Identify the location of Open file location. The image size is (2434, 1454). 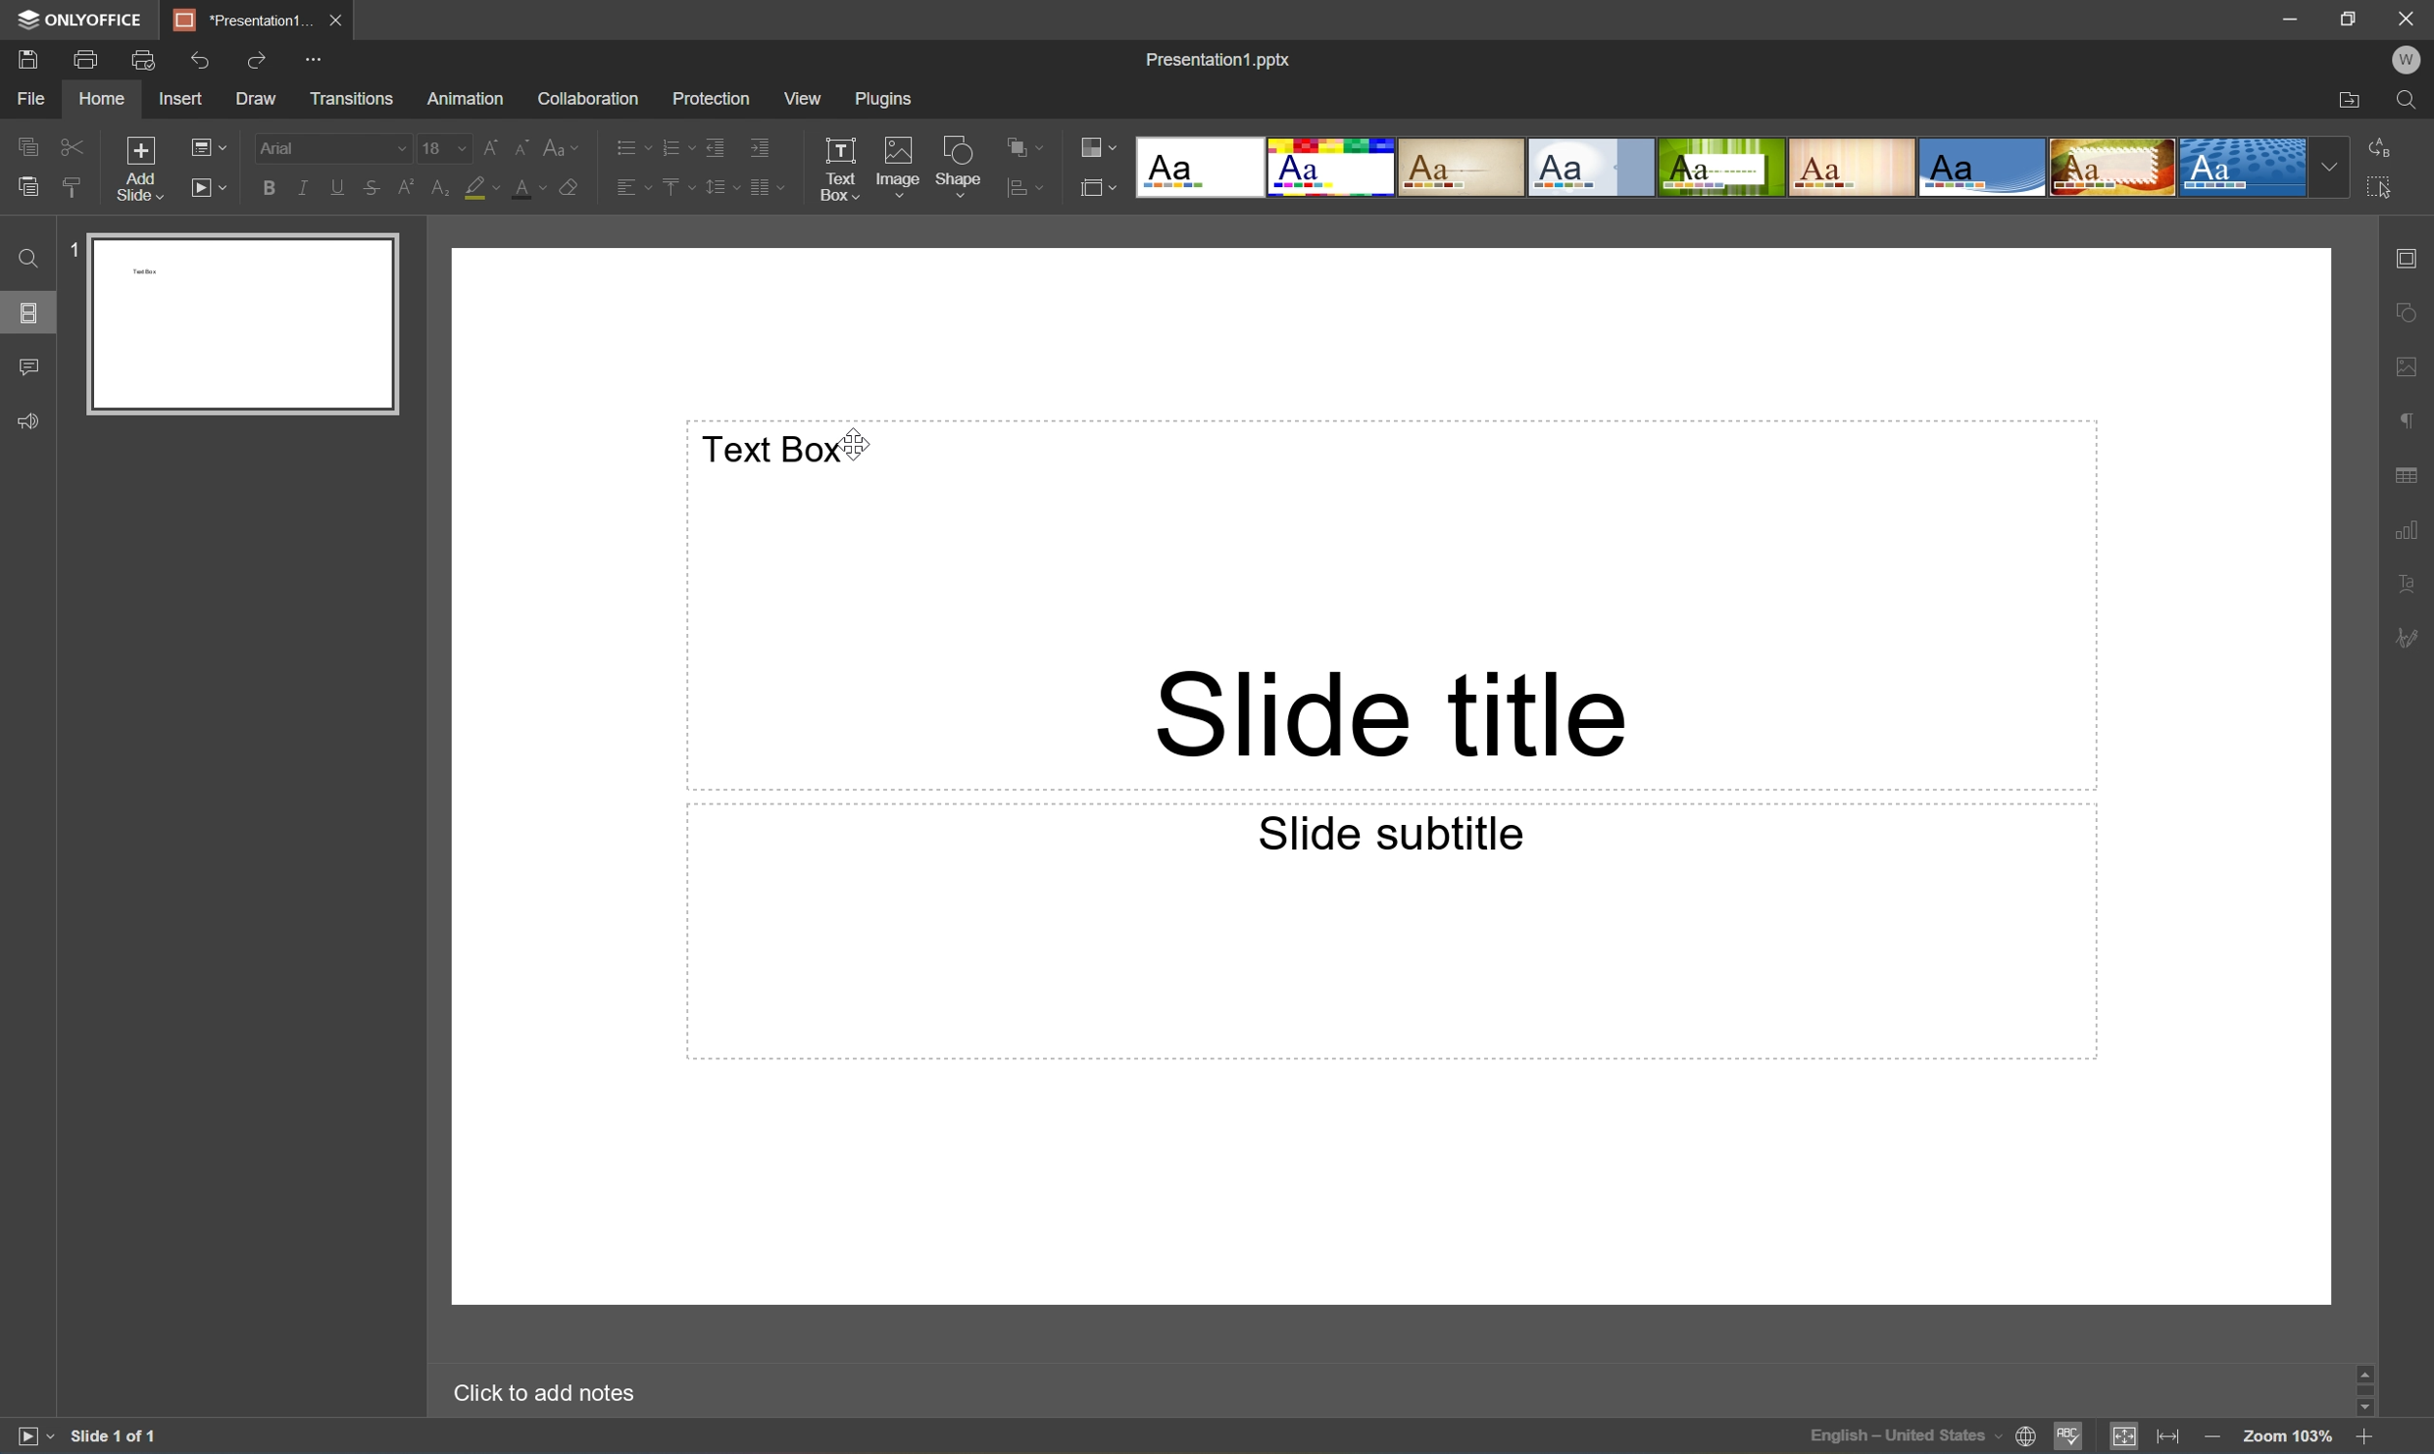
(2351, 99).